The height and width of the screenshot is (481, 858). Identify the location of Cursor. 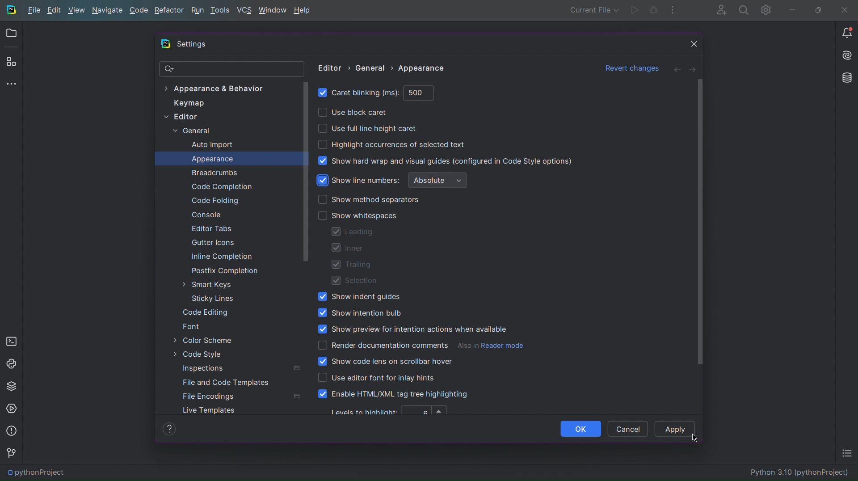
(693, 438).